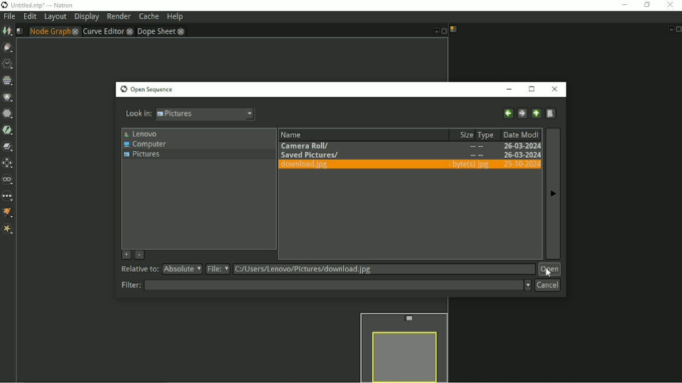  Describe the element at coordinates (317, 134) in the screenshot. I see `Name` at that location.